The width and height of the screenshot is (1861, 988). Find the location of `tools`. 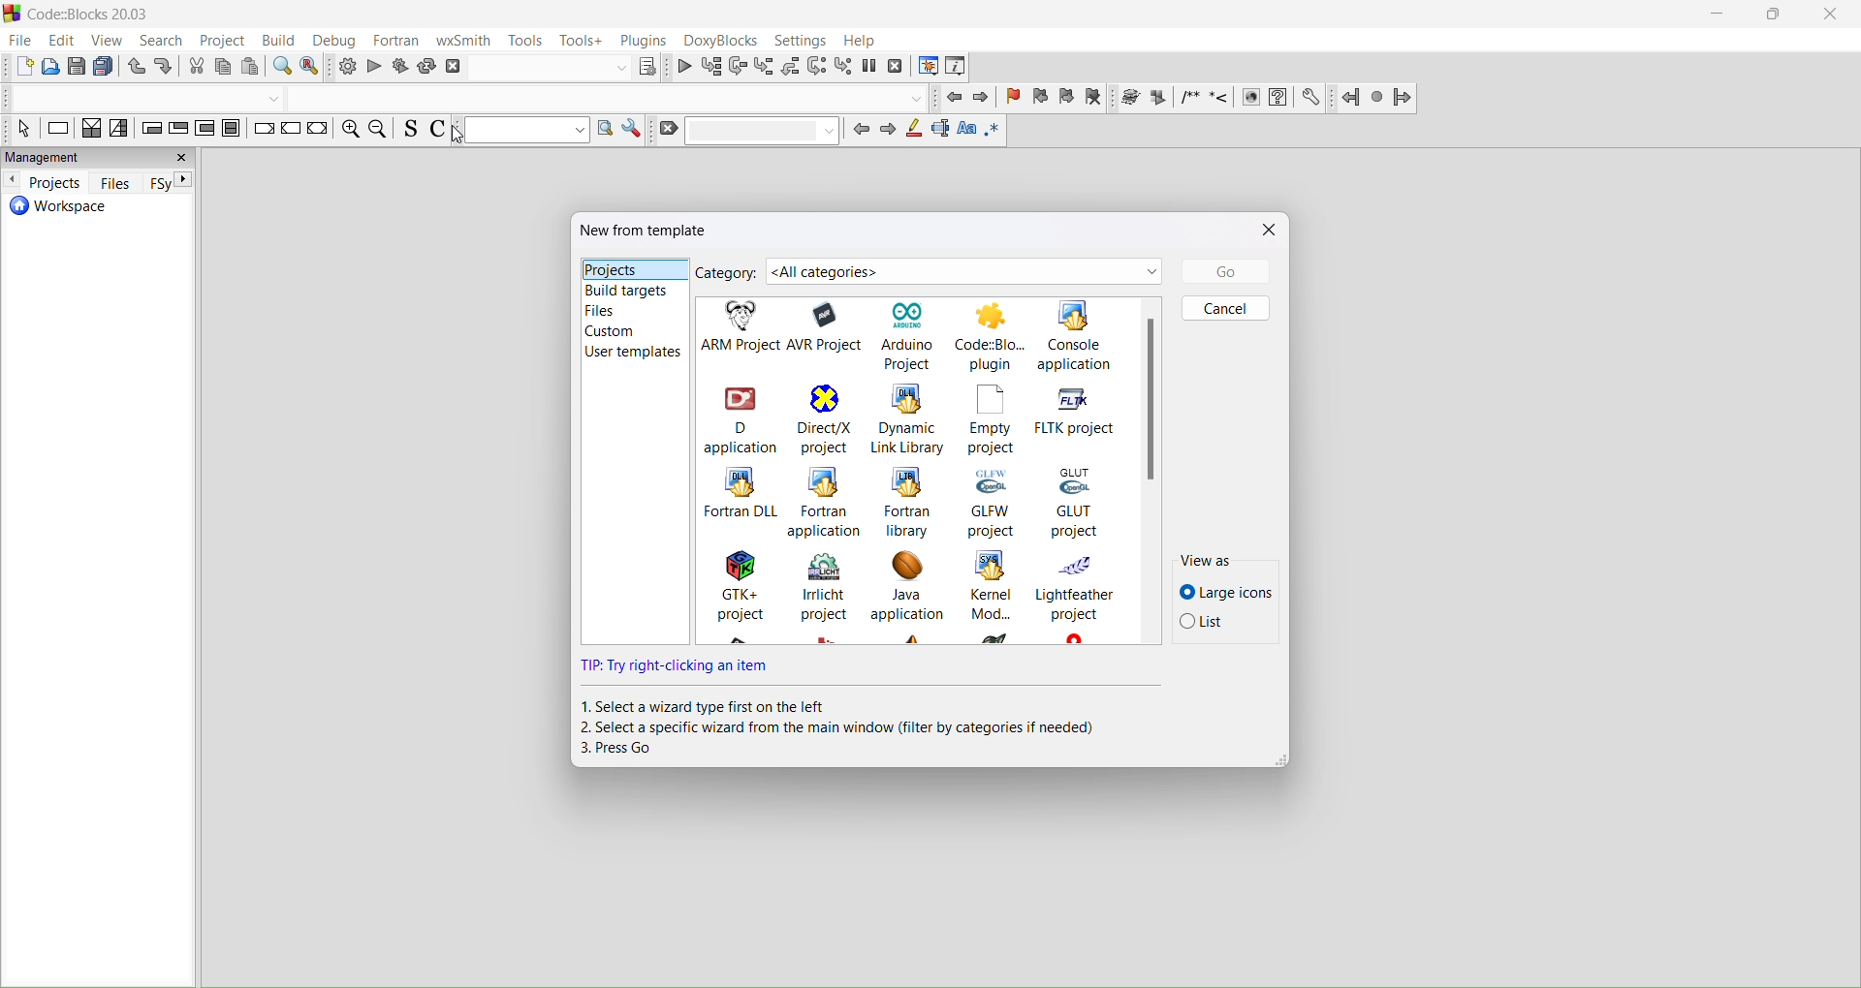

tools is located at coordinates (524, 41).